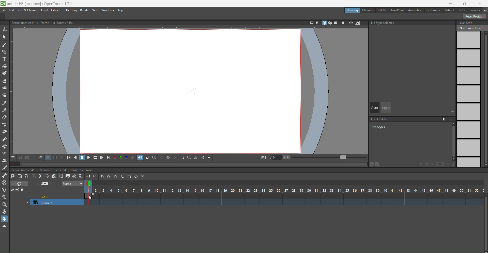 The height and width of the screenshot is (253, 488). I want to click on inknpaint, so click(397, 10).